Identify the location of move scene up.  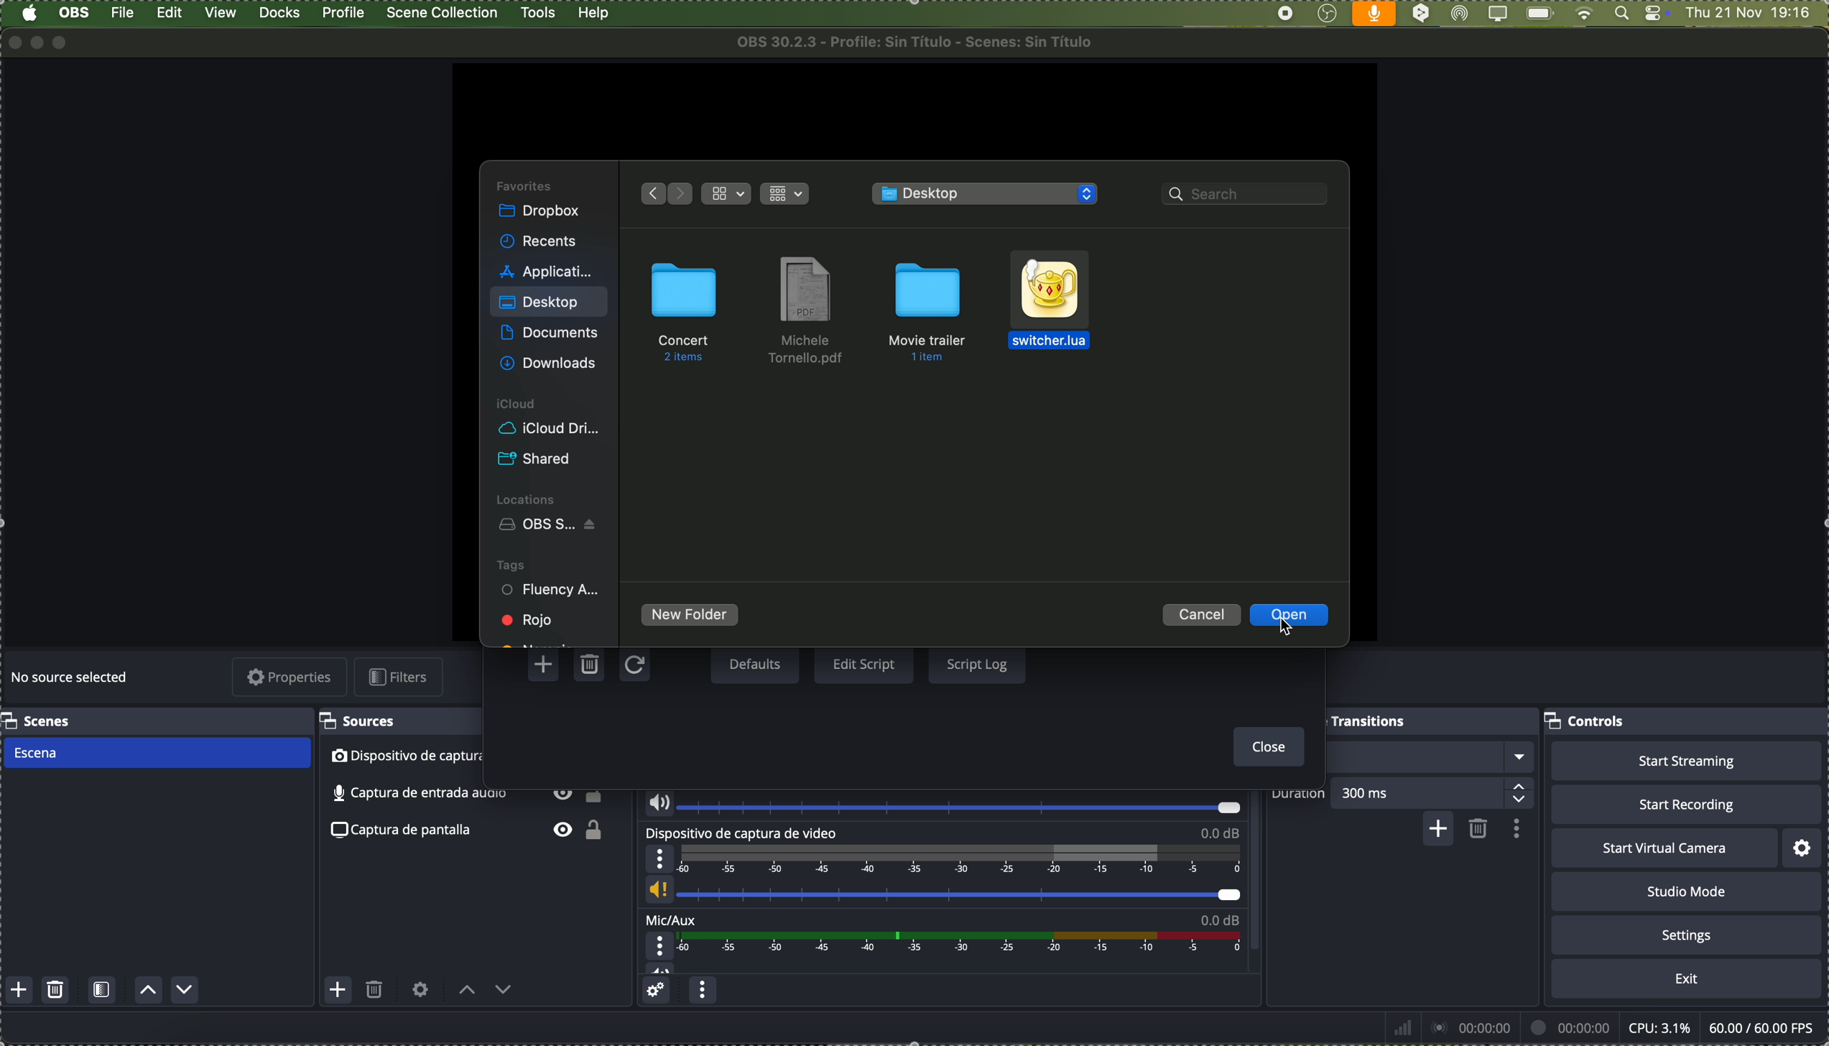
(149, 991).